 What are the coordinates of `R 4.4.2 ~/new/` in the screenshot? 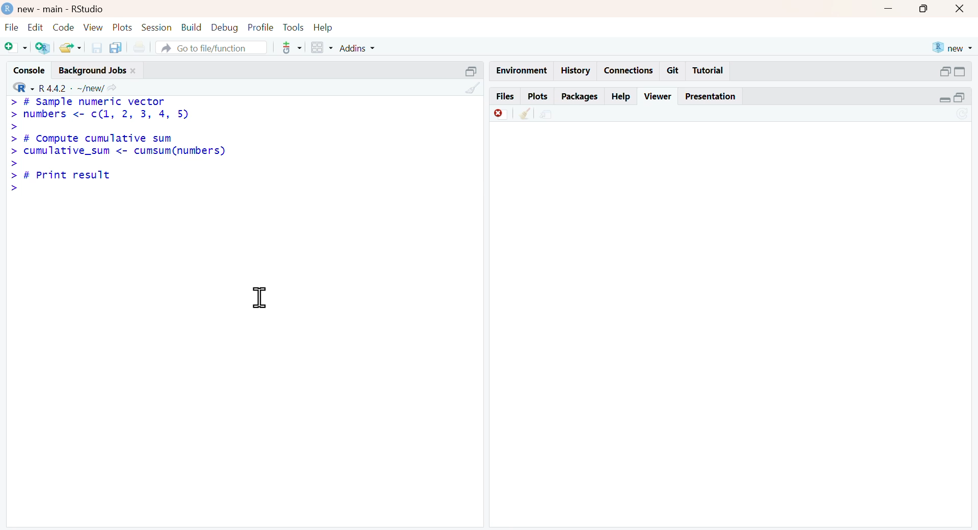 It's located at (71, 88).